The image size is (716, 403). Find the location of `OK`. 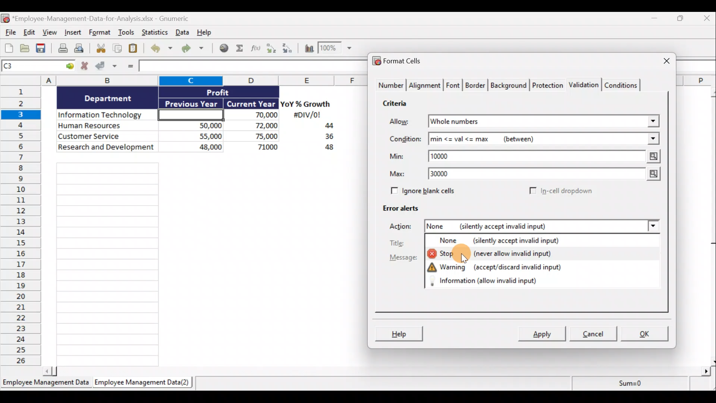

OK is located at coordinates (645, 333).